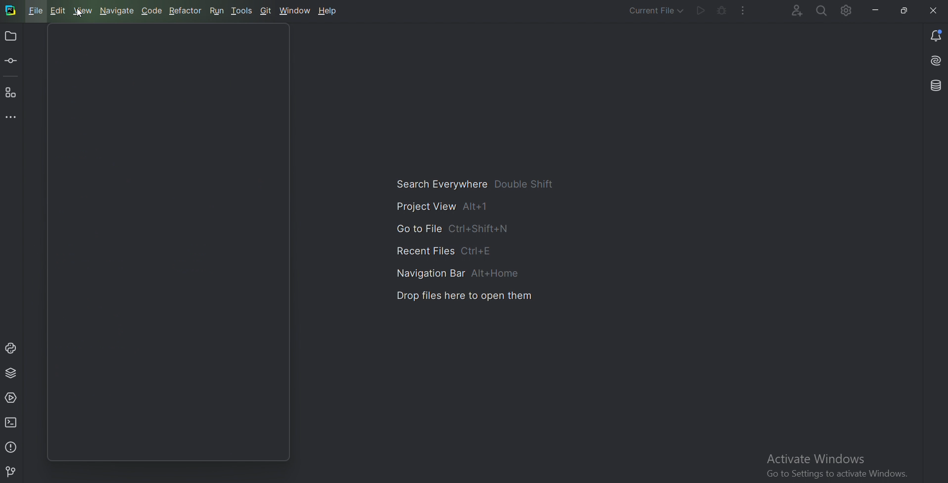 The height and width of the screenshot is (483, 948). I want to click on Window, so click(296, 10).